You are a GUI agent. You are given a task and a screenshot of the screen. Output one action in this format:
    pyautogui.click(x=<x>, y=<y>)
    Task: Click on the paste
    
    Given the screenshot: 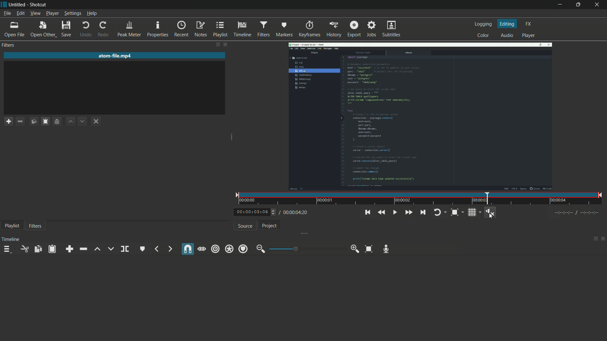 What is the action you would take?
    pyautogui.click(x=52, y=249)
    